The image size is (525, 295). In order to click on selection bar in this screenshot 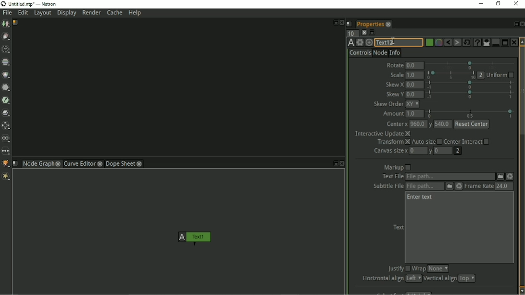, I will do `click(451, 75)`.